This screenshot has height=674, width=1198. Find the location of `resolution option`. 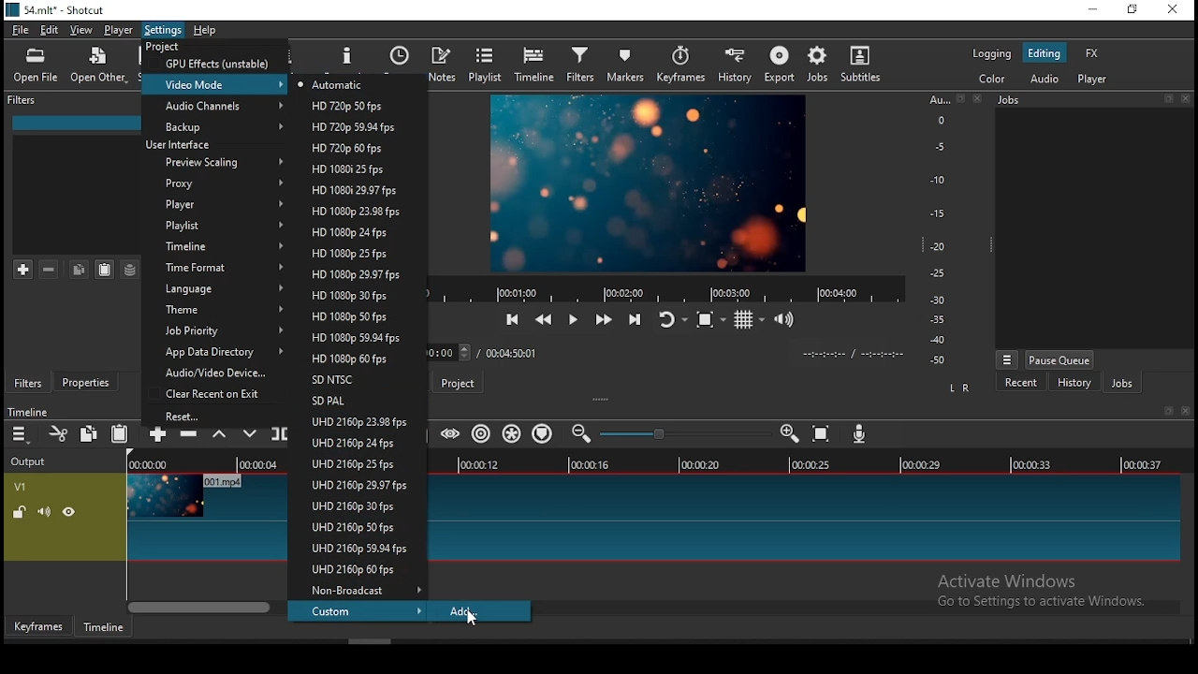

resolution option is located at coordinates (358, 550).